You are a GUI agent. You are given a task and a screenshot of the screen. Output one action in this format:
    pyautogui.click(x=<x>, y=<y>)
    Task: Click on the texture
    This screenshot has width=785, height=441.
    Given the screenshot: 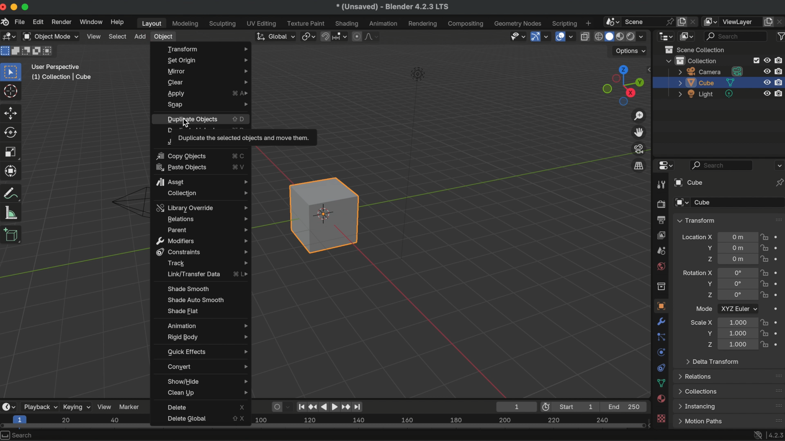 What is the action you would take?
    pyautogui.click(x=662, y=419)
    